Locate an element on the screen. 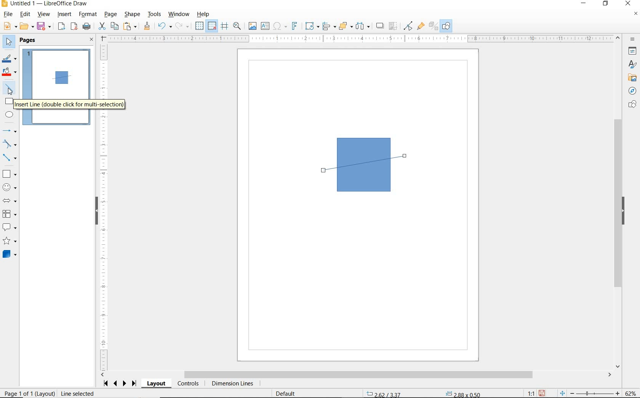 The height and width of the screenshot is (398, 640). EXPORT is located at coordinates (62, 27).